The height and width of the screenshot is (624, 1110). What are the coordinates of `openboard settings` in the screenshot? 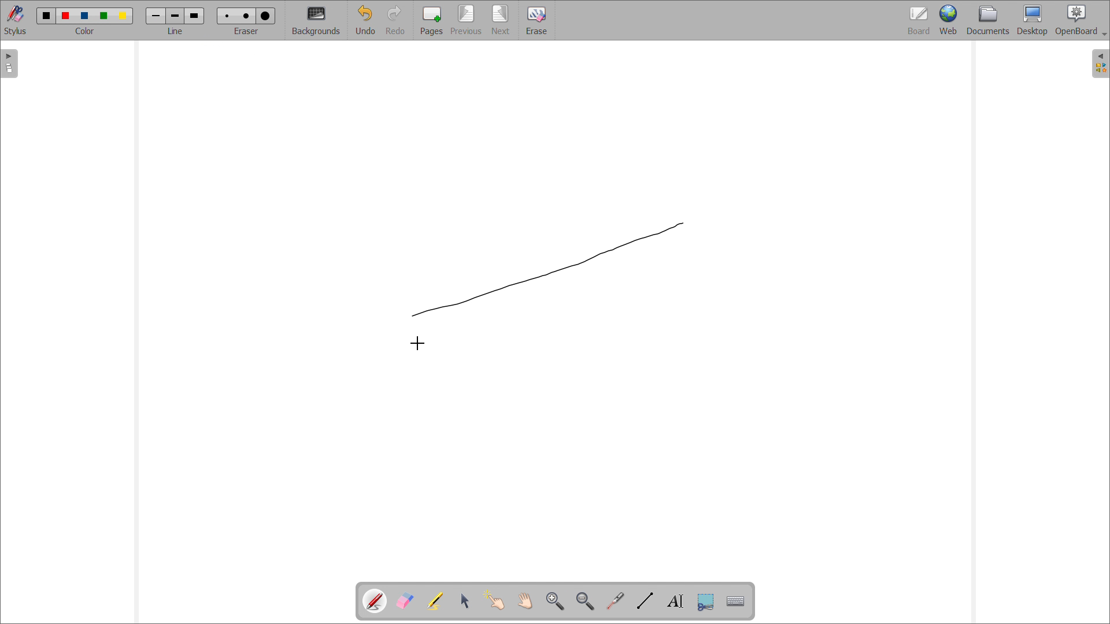 It's located at (1081, 20).